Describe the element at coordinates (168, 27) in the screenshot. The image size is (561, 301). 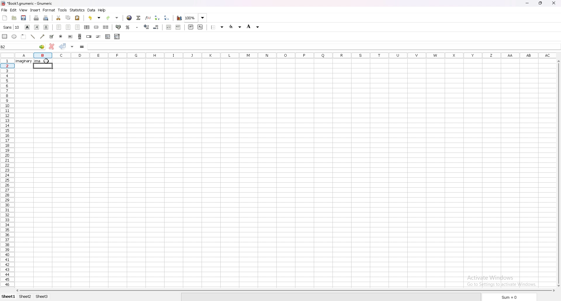
I see `decrease indent` at that location.